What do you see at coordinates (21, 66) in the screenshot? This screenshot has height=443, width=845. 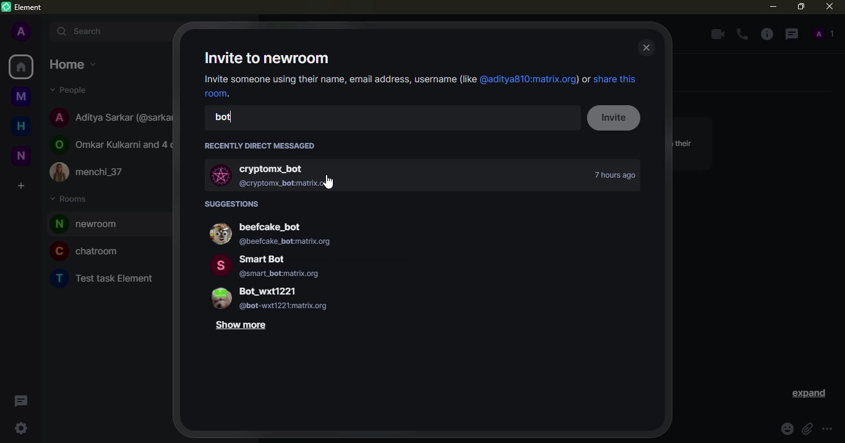 I see `home` at bounding box center [21, 66].